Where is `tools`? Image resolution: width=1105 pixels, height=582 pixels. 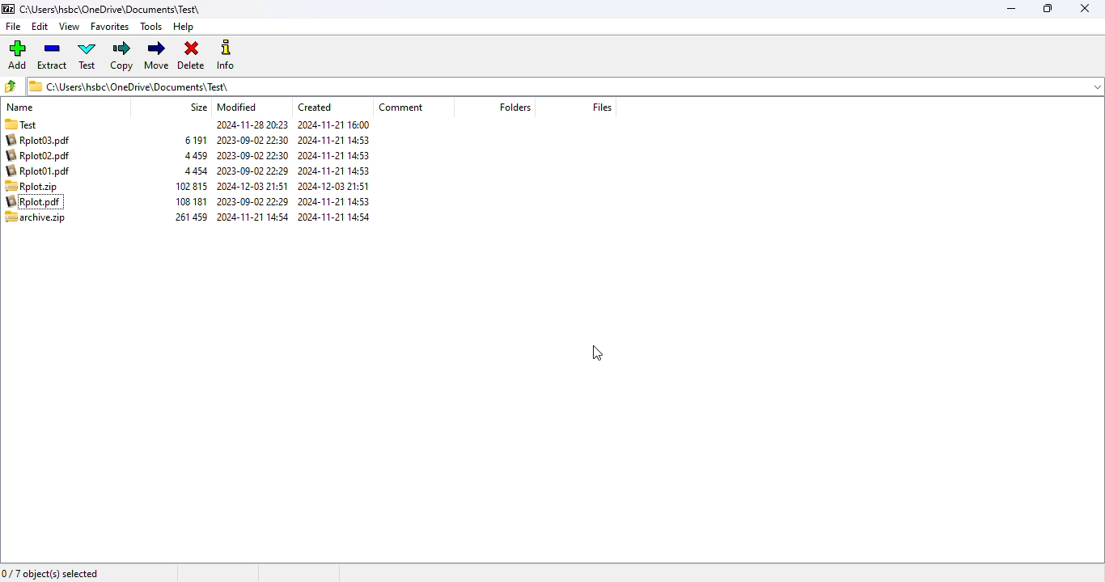
tools is located at coordinates (152, 27).